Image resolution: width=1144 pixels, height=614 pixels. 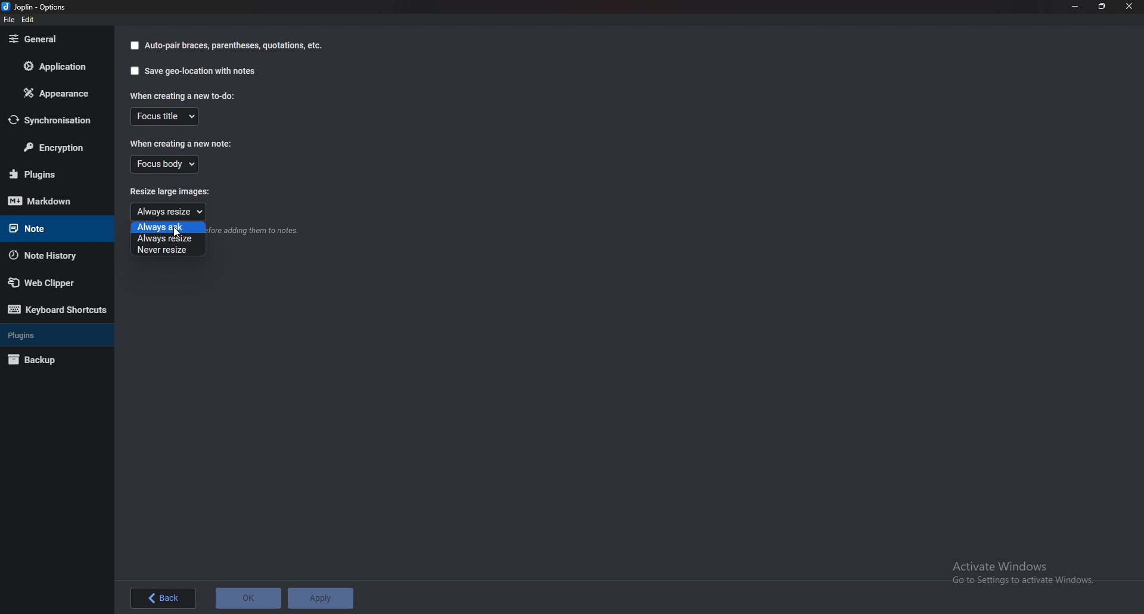 I want to click on Web clipper, so click(x=51, y=283).